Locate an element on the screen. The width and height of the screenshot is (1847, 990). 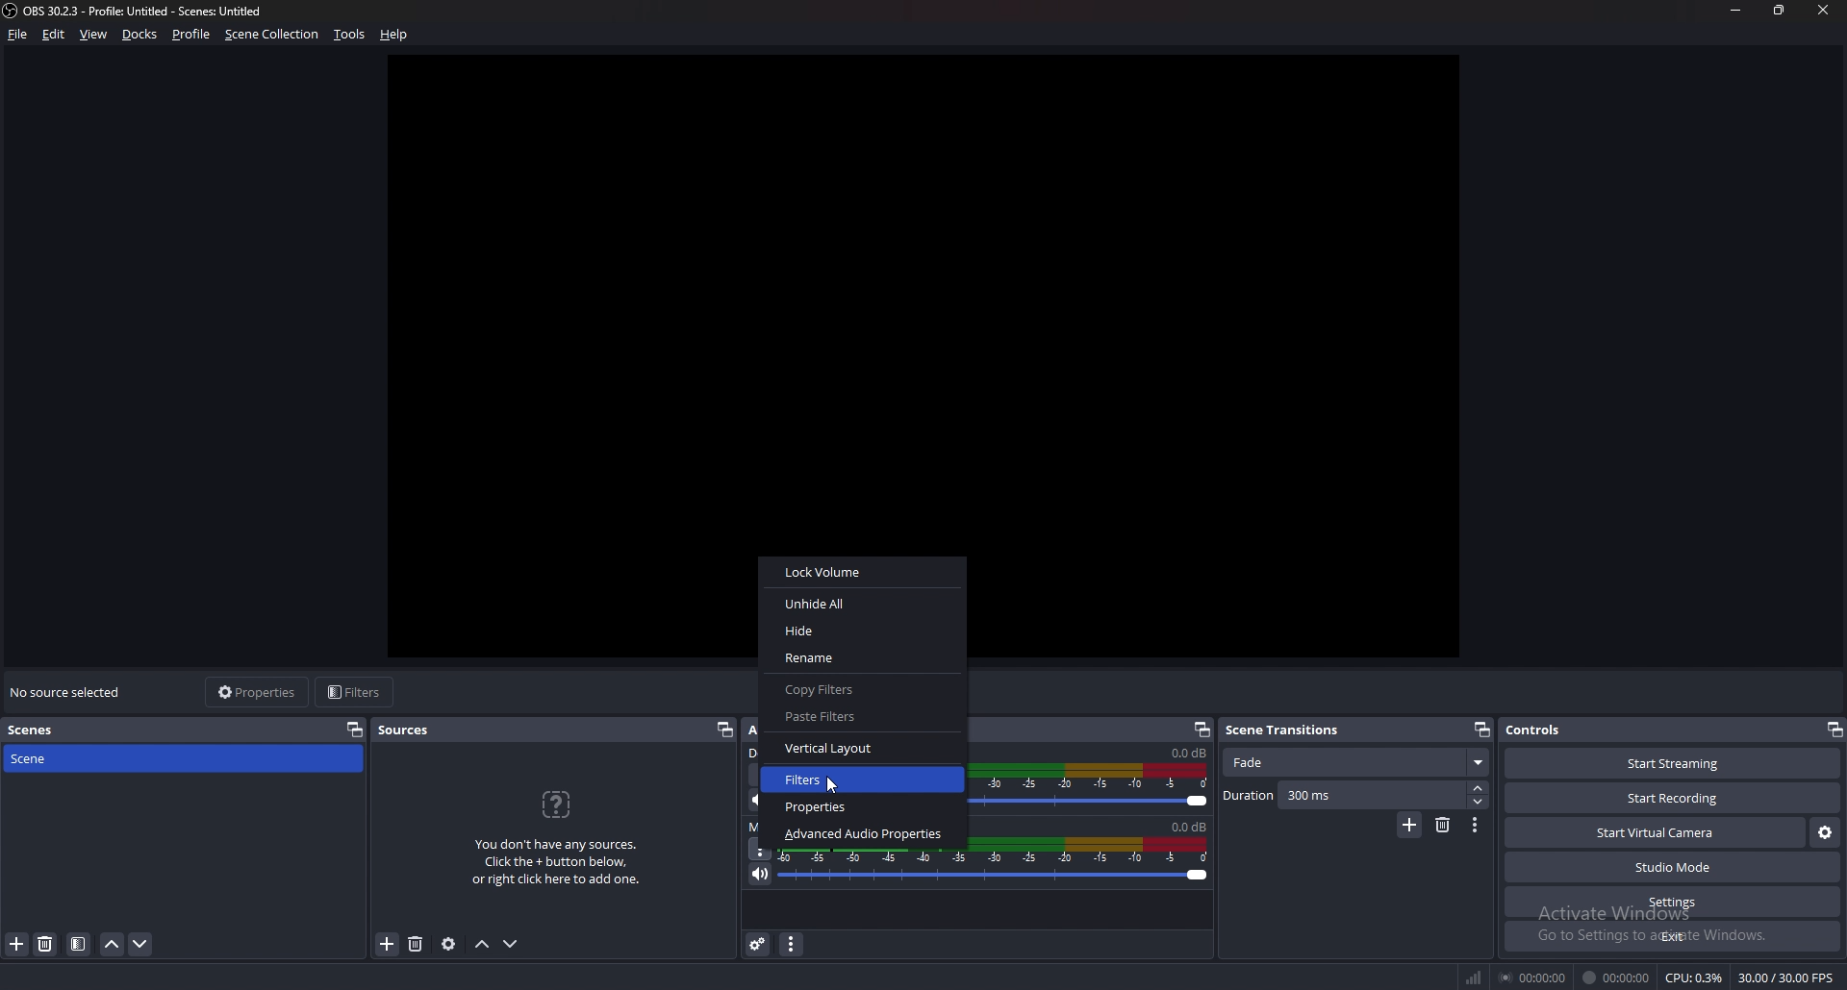
studio mode is located at coordinates (1674, 867).